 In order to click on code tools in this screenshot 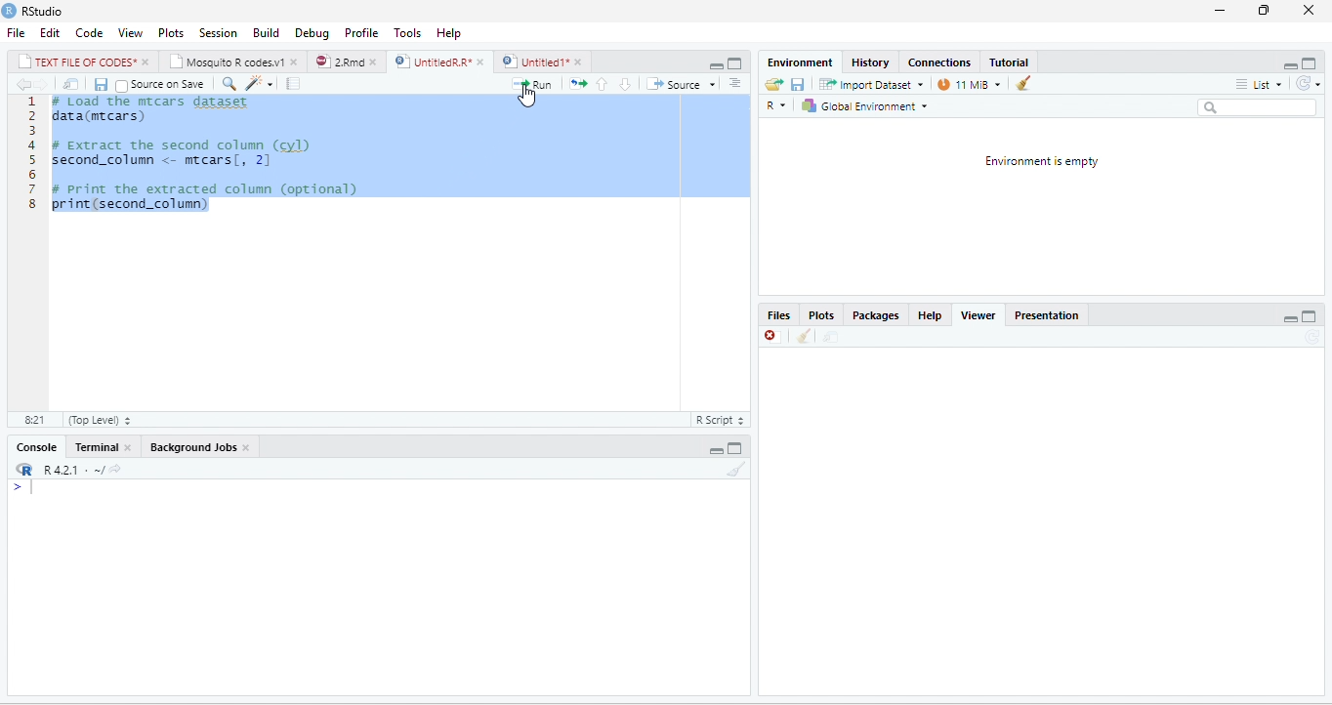, I will do `click(260, 83)`.